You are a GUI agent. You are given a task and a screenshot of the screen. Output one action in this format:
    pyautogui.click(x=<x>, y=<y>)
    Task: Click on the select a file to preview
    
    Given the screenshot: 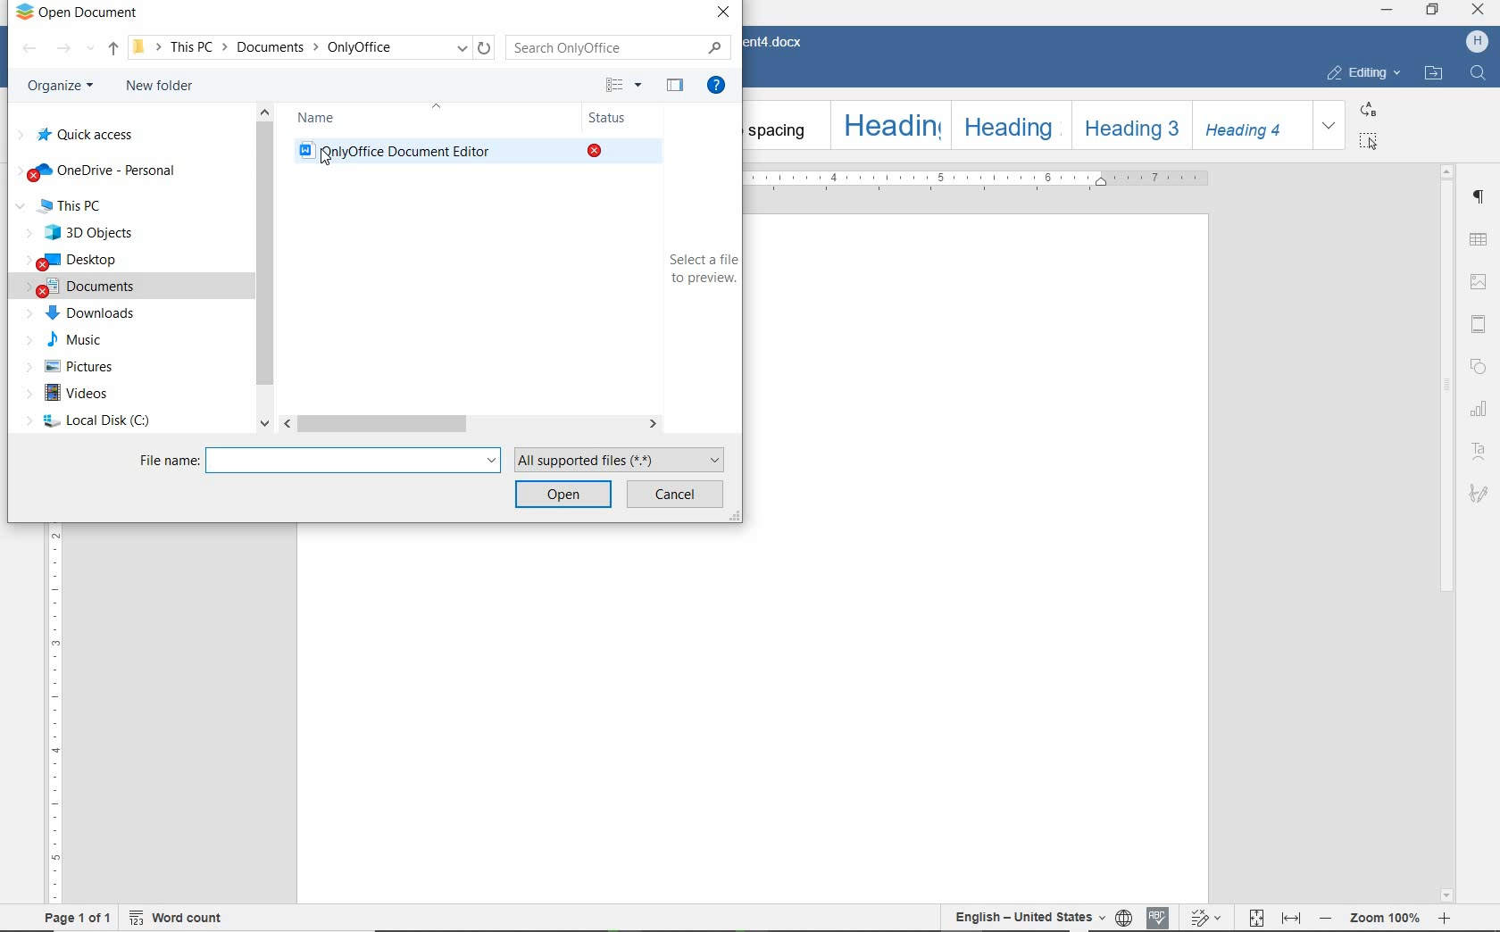 What is the action you would take?
    pyautogui.click(x=701, y=271)
    